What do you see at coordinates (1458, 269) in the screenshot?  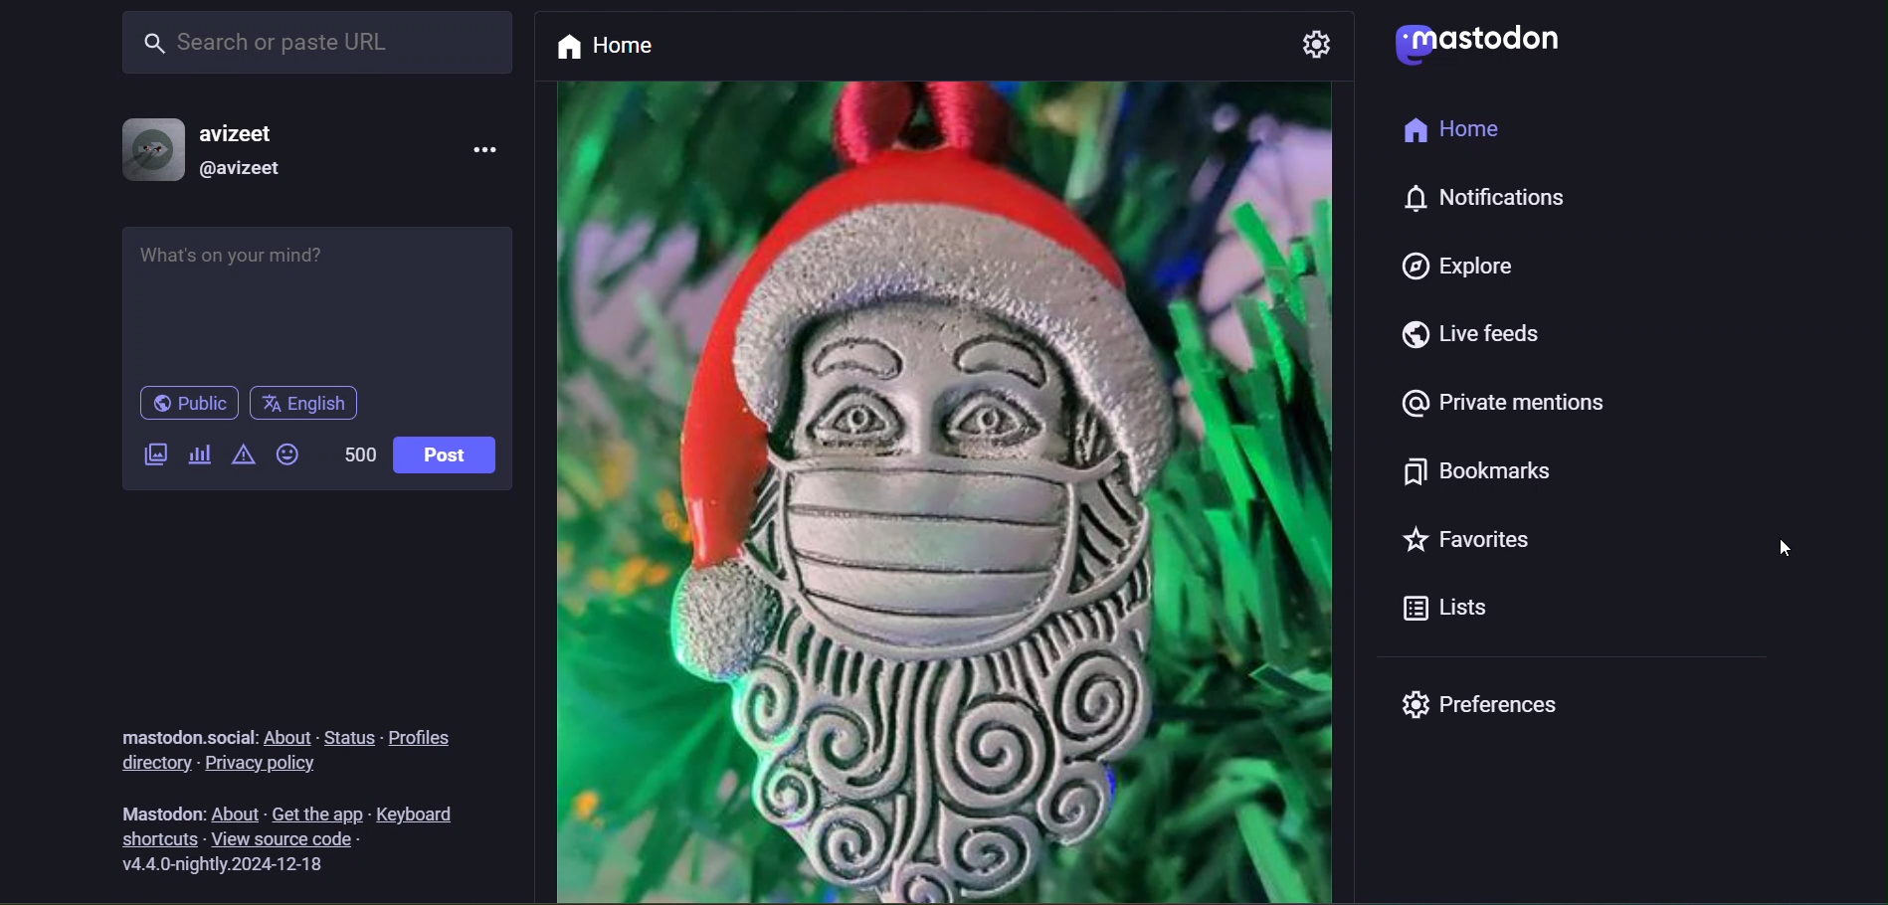 I see `explore` at bounding box center [1458, 269].